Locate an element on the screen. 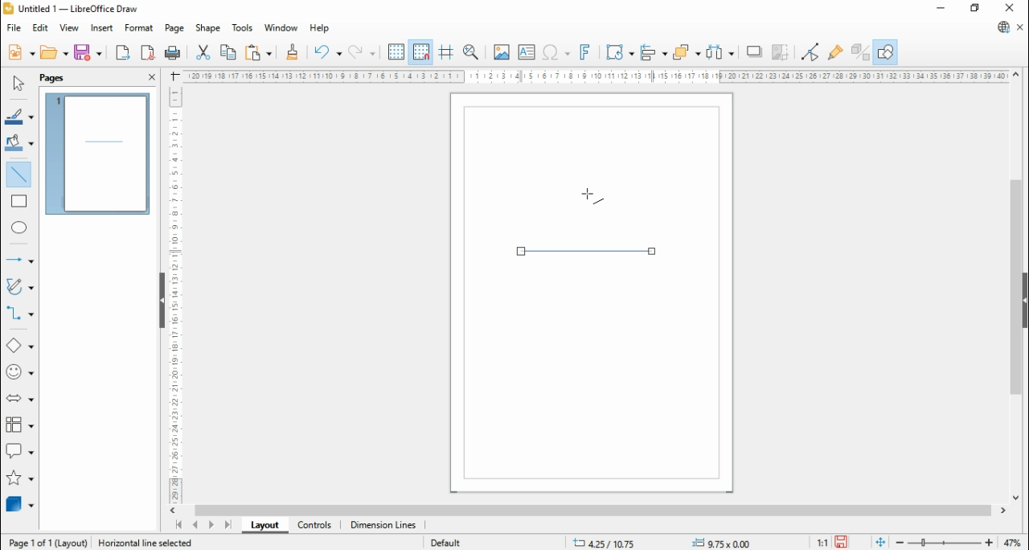 This screenshot has width=1029, height=550. close window is located at coordinates (1007, 8).